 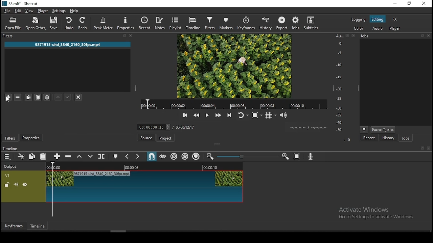 What do you see at coordinates (378, 28) in the screenshot?
I see `audio` at bounding box center [378, 28].